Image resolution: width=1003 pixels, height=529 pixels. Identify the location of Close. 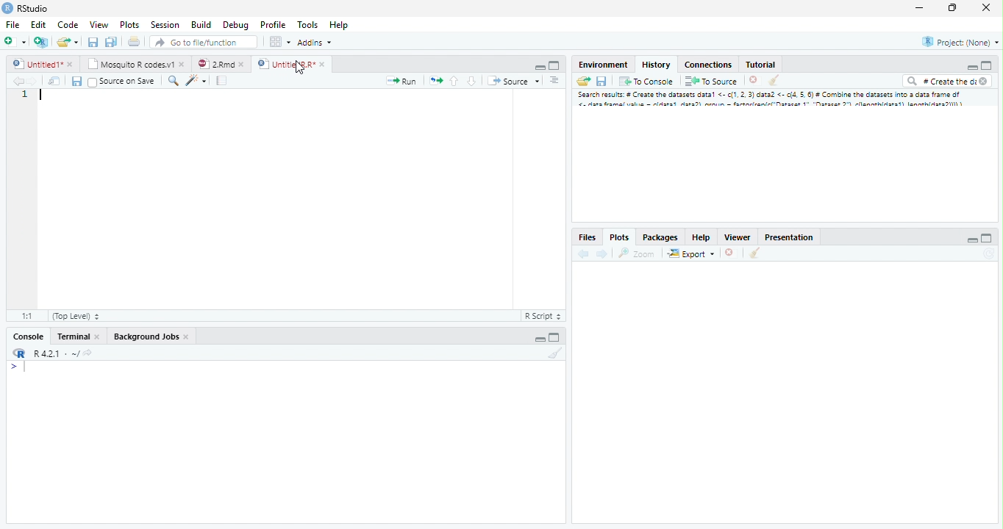
(985, 7).